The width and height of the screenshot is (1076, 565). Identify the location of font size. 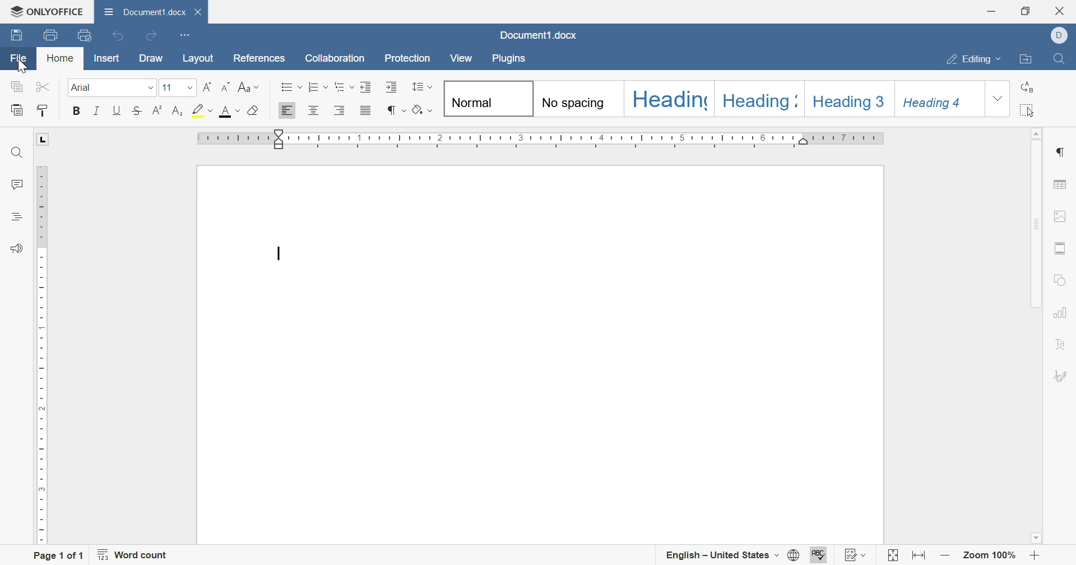
(179, 87).